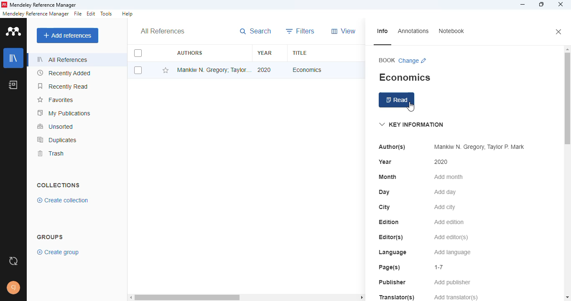 The image size is (571, 301). What do you see at coordinates (522, 5) in the screenshot?
I see `minimize` at bounding box center [522, 5].